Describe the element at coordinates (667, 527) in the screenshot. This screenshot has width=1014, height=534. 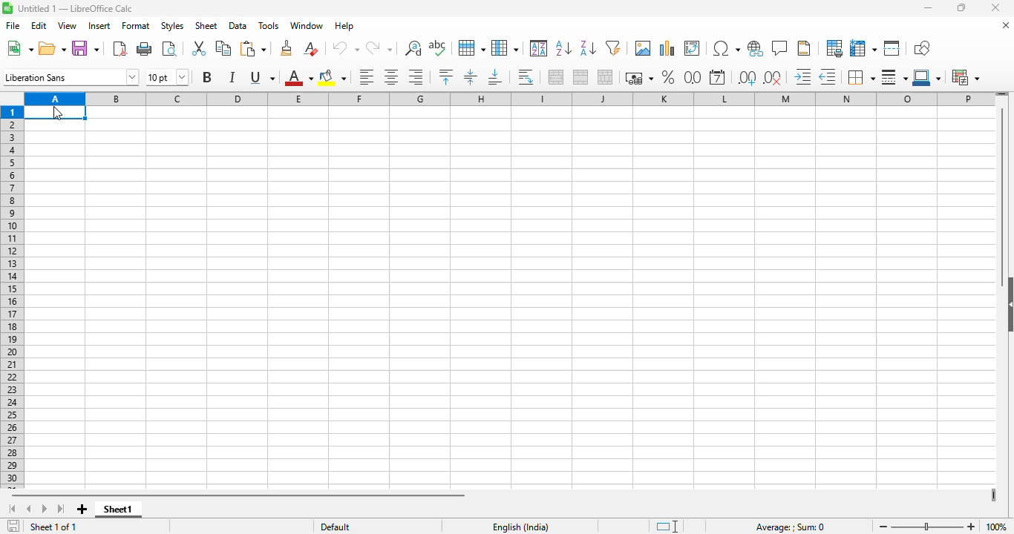
I see `standard selection` at that location.